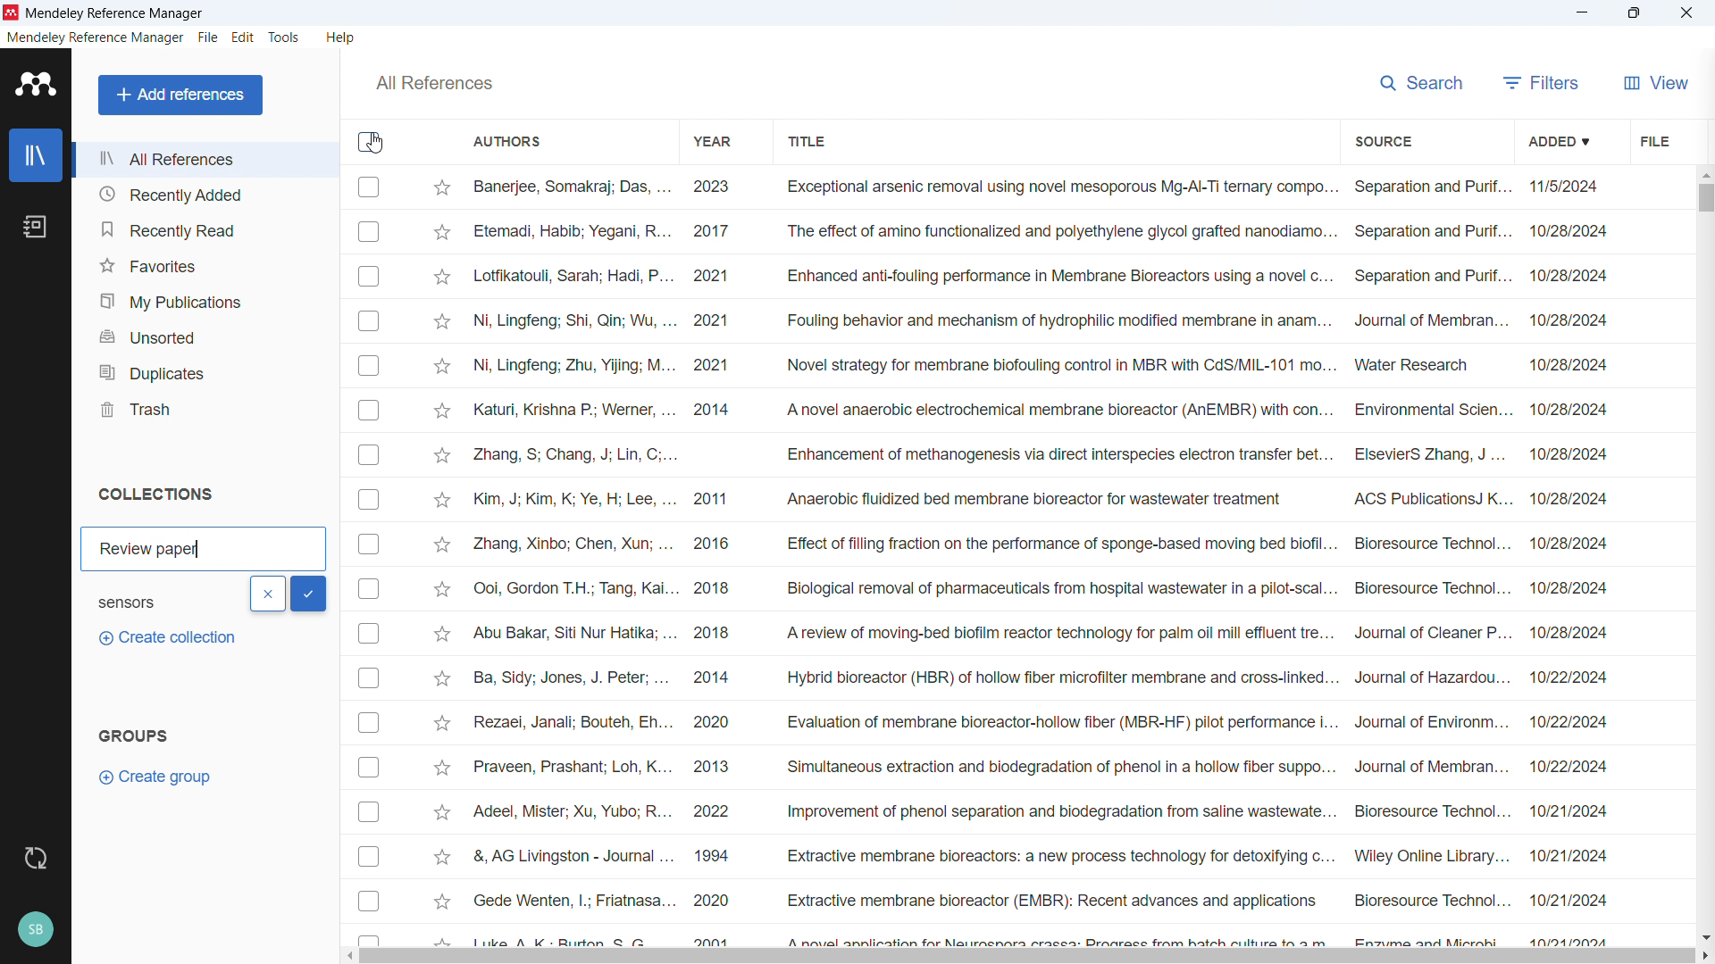 This screenshot has height=964, width=1715. What do you see at coordinates (1042, 230) in the screenshot?
I see `Etemadi, Habib; Yegani, R... 2017 The effect of amino functionalized and polyethylene glycol grafted nanodiamo... Separation and Purif... 10/28/2024` at bounding box center [1042, 230].